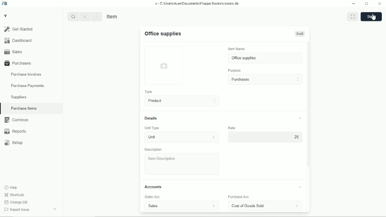  I want to click on rate, so click(232, 128).